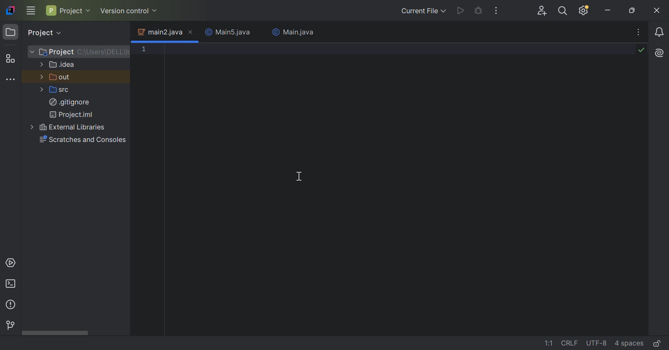 This screenshot has height=350, width=669. Describe the element at coordinates (230, 32) in the screenshot. I see `Main5.java` at that location.